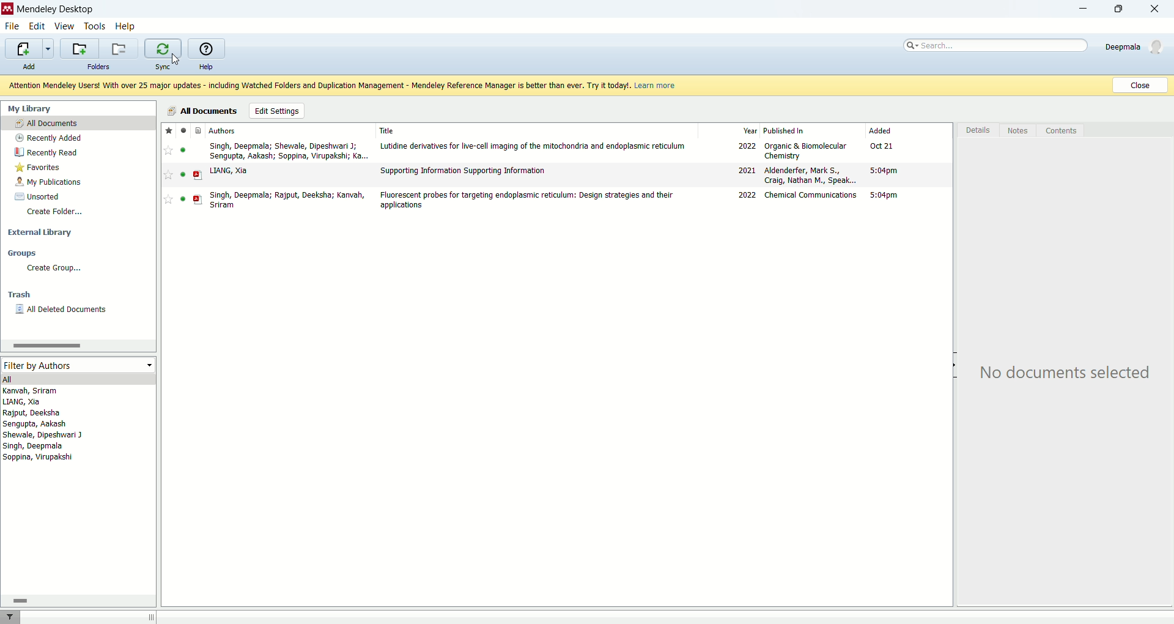 The width and height of the screenshot is (1174, 624). I want to click on Oct 21, so click(886, 147).